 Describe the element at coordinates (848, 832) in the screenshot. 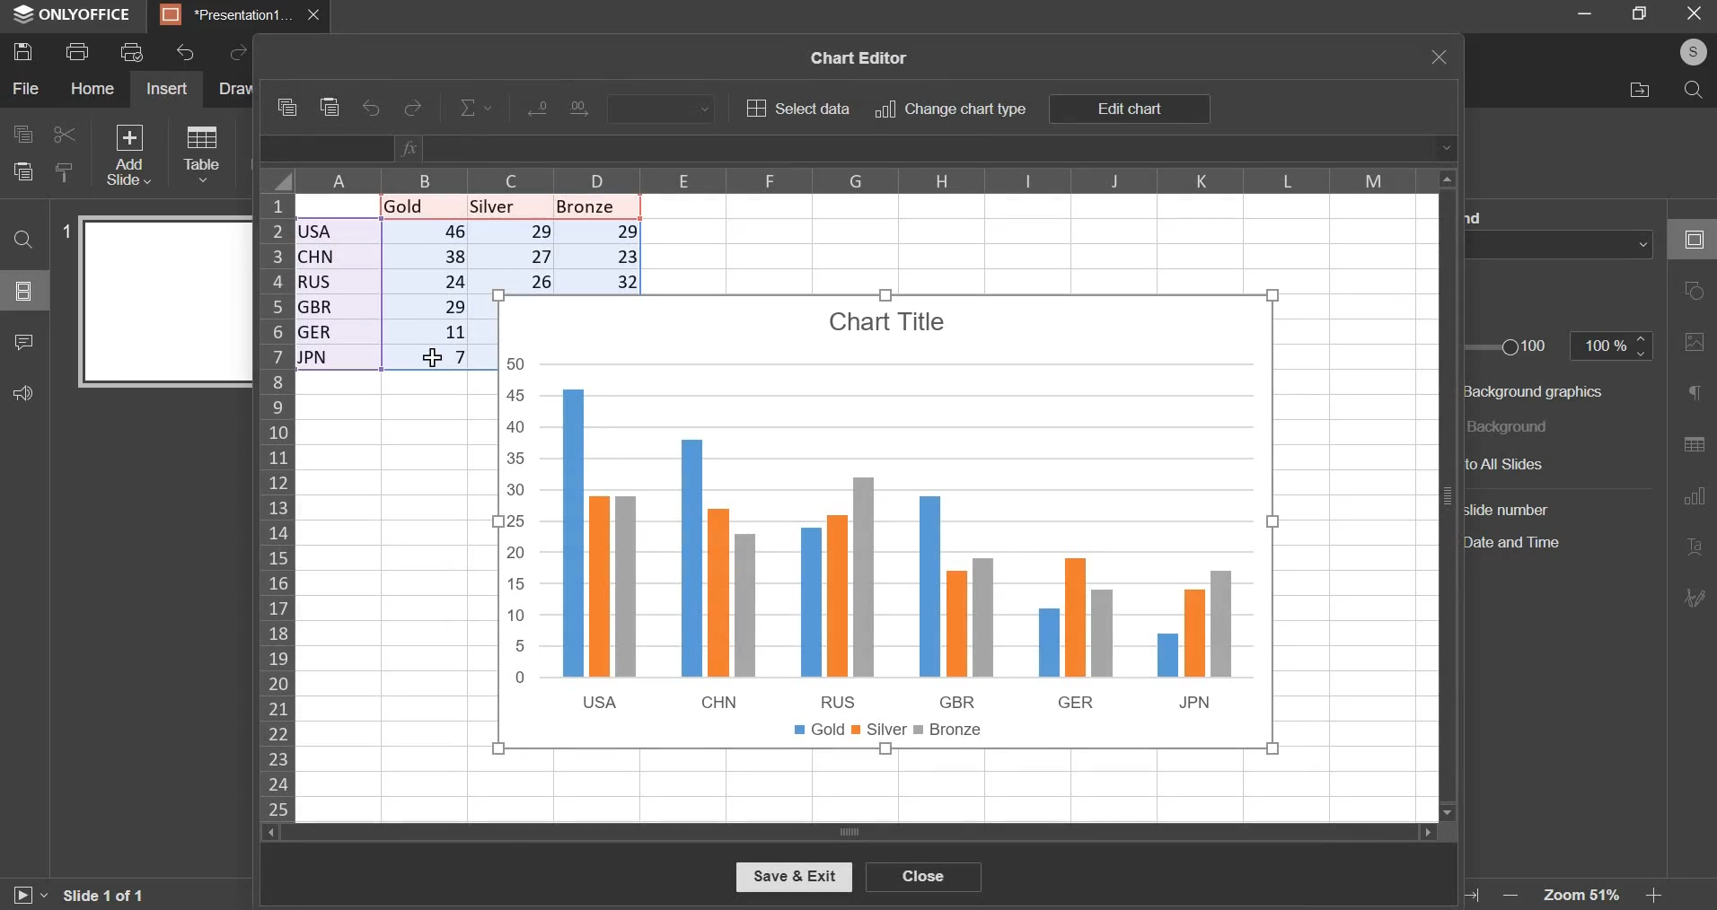

I see `horizontal slider` at that location.